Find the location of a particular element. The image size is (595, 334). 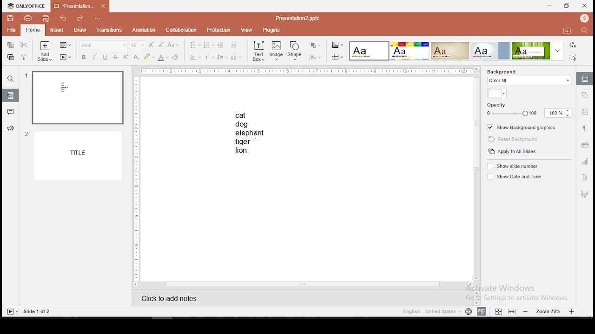

plugins is located at coordinates (271, 30).